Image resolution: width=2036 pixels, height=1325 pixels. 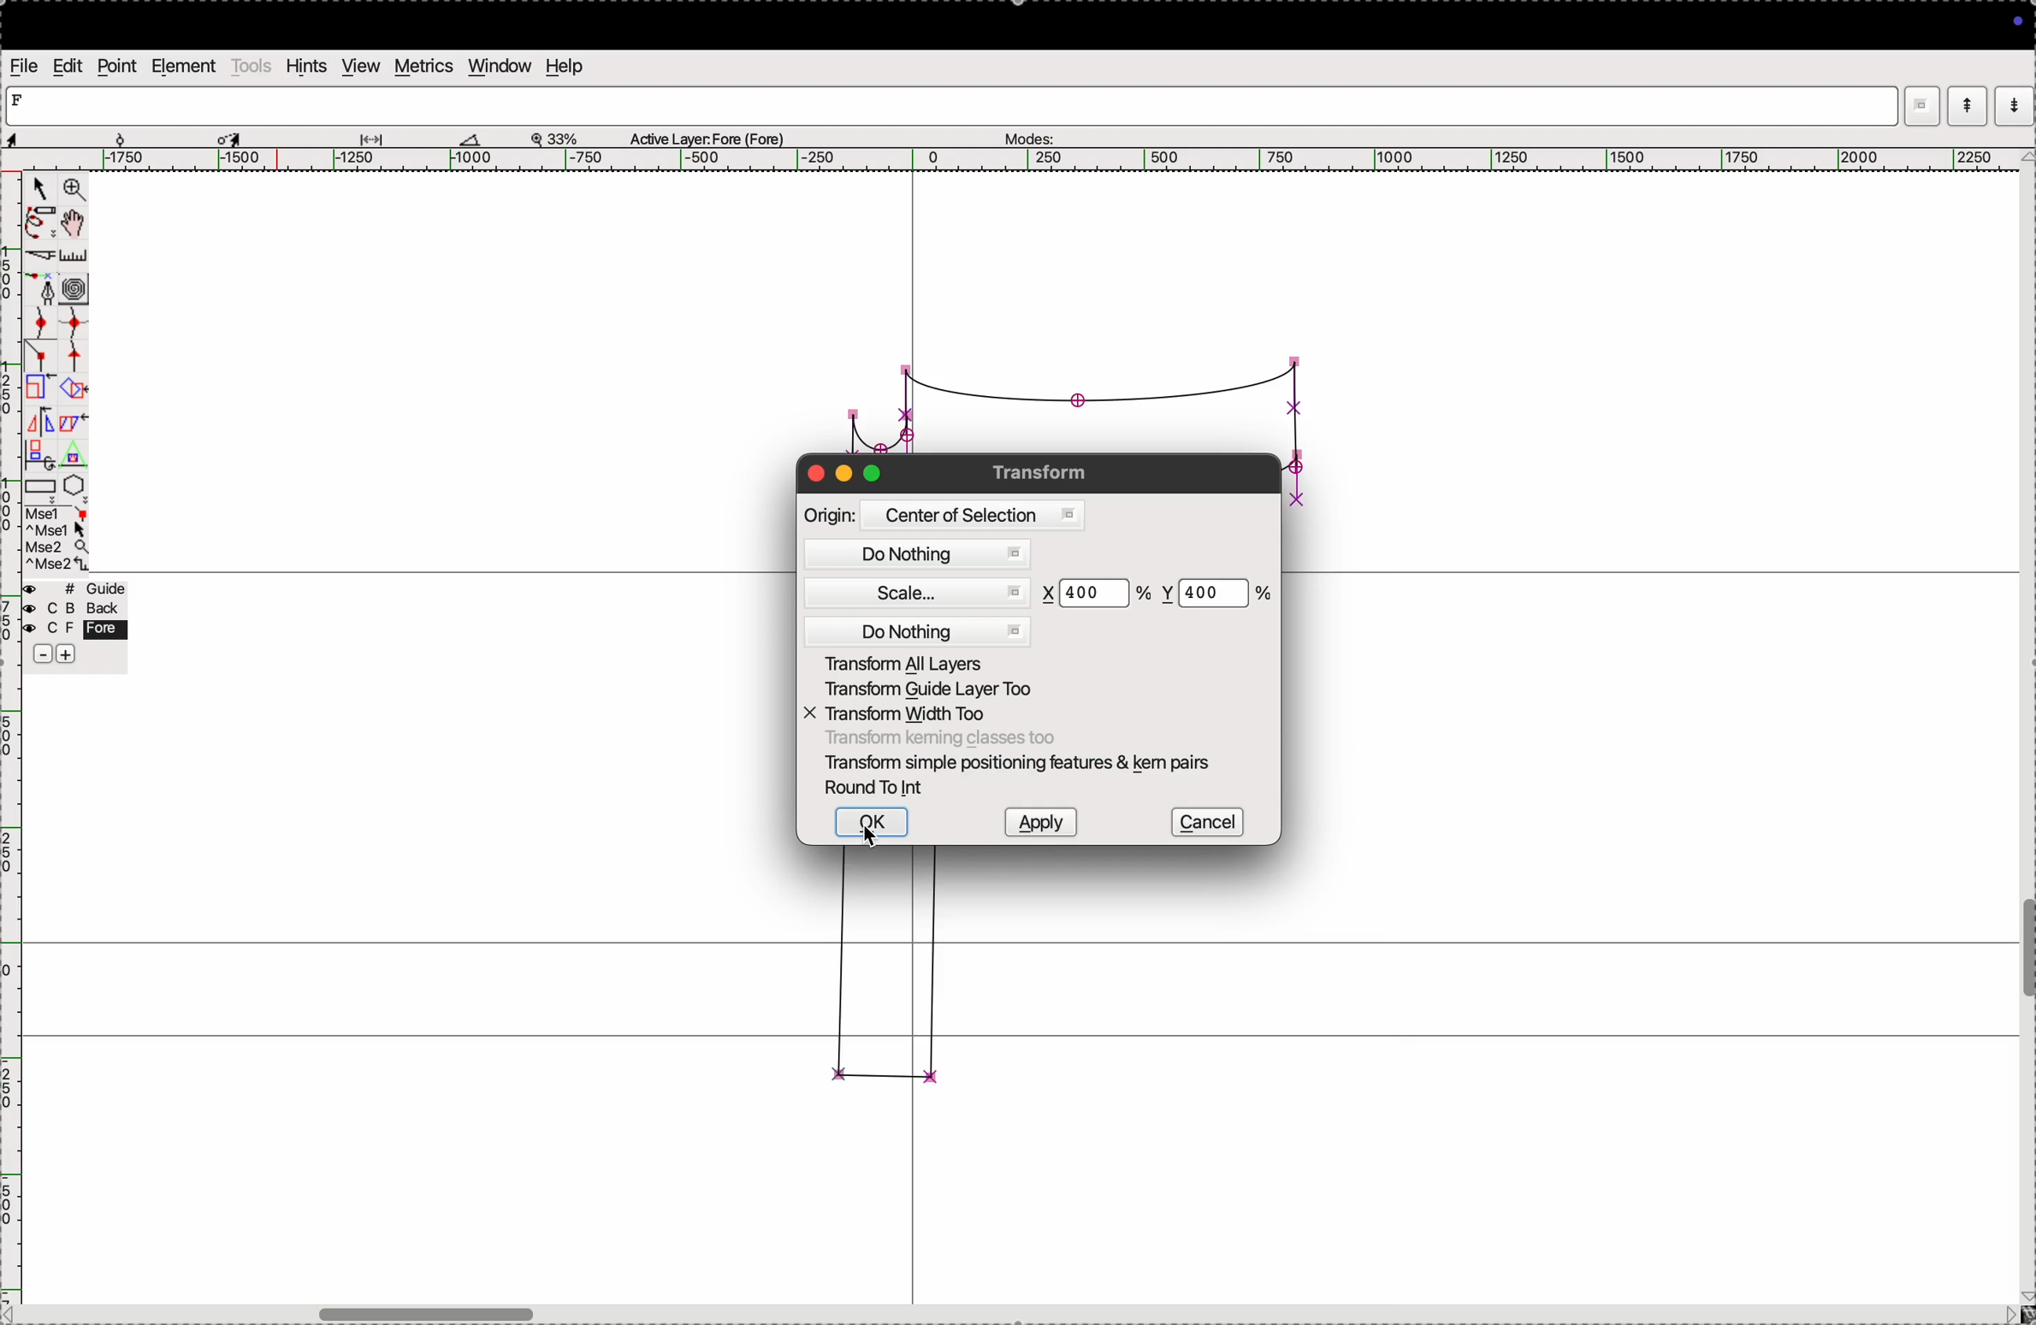 What do you see at coordinates (477, 139) in the screenshot?
I see `boat` at bounding box center [477, 139].